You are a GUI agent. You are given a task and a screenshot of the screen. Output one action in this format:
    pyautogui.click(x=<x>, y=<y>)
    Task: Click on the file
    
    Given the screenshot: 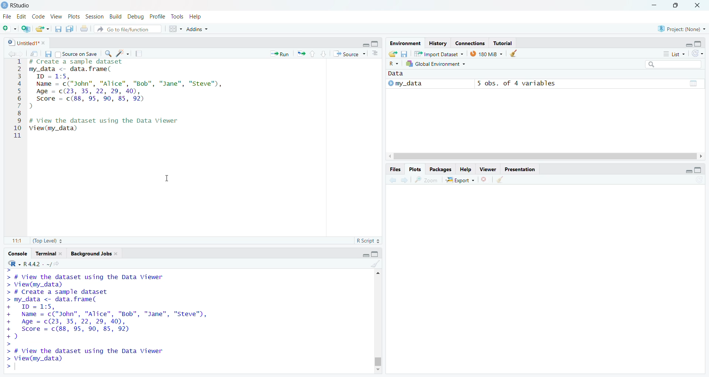 What is the action you would take?
    pyautogui.click(x=7, y=17)
    